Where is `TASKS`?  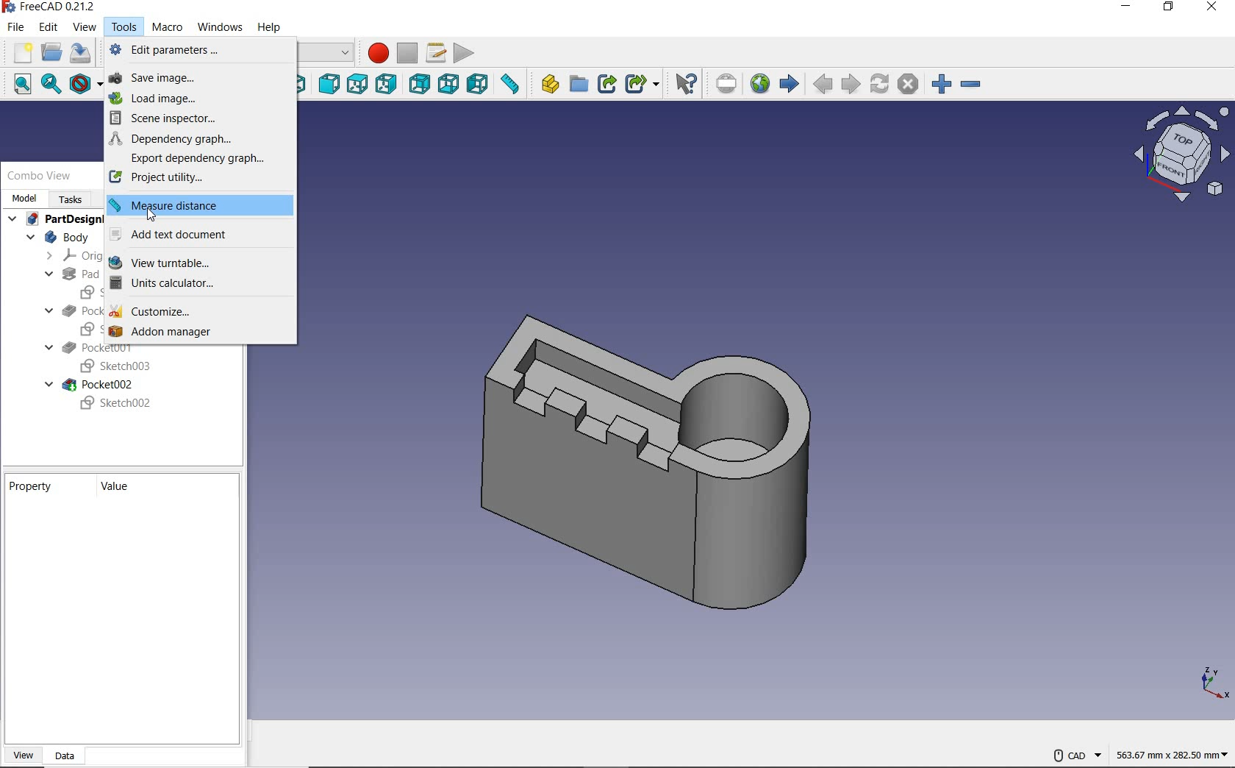
TASKS is located at coordinates (73, 199).